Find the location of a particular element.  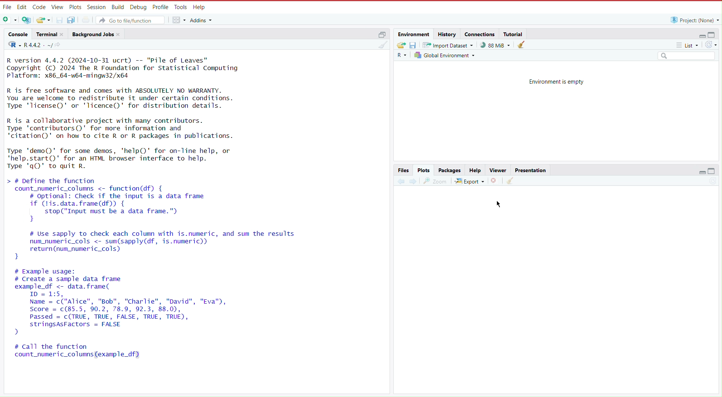

Code is located at coordinates (39, 7).